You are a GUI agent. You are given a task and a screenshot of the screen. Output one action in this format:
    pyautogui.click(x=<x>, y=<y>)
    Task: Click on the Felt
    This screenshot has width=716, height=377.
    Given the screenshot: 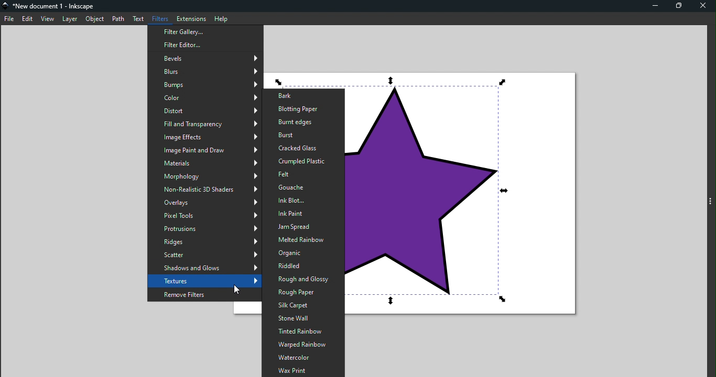 What is the action you would take?
    pyautogui.click(x=303, y=175)
    